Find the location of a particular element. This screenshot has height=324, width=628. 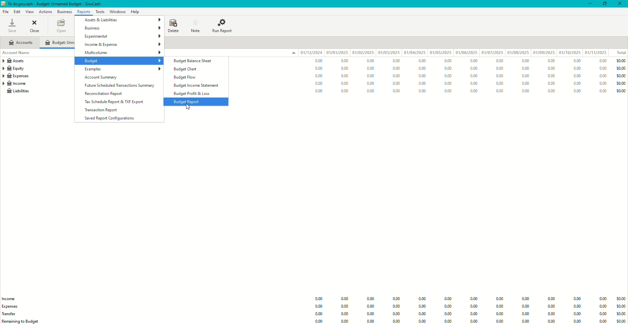

0.00 is located at coordinates (321, 298).